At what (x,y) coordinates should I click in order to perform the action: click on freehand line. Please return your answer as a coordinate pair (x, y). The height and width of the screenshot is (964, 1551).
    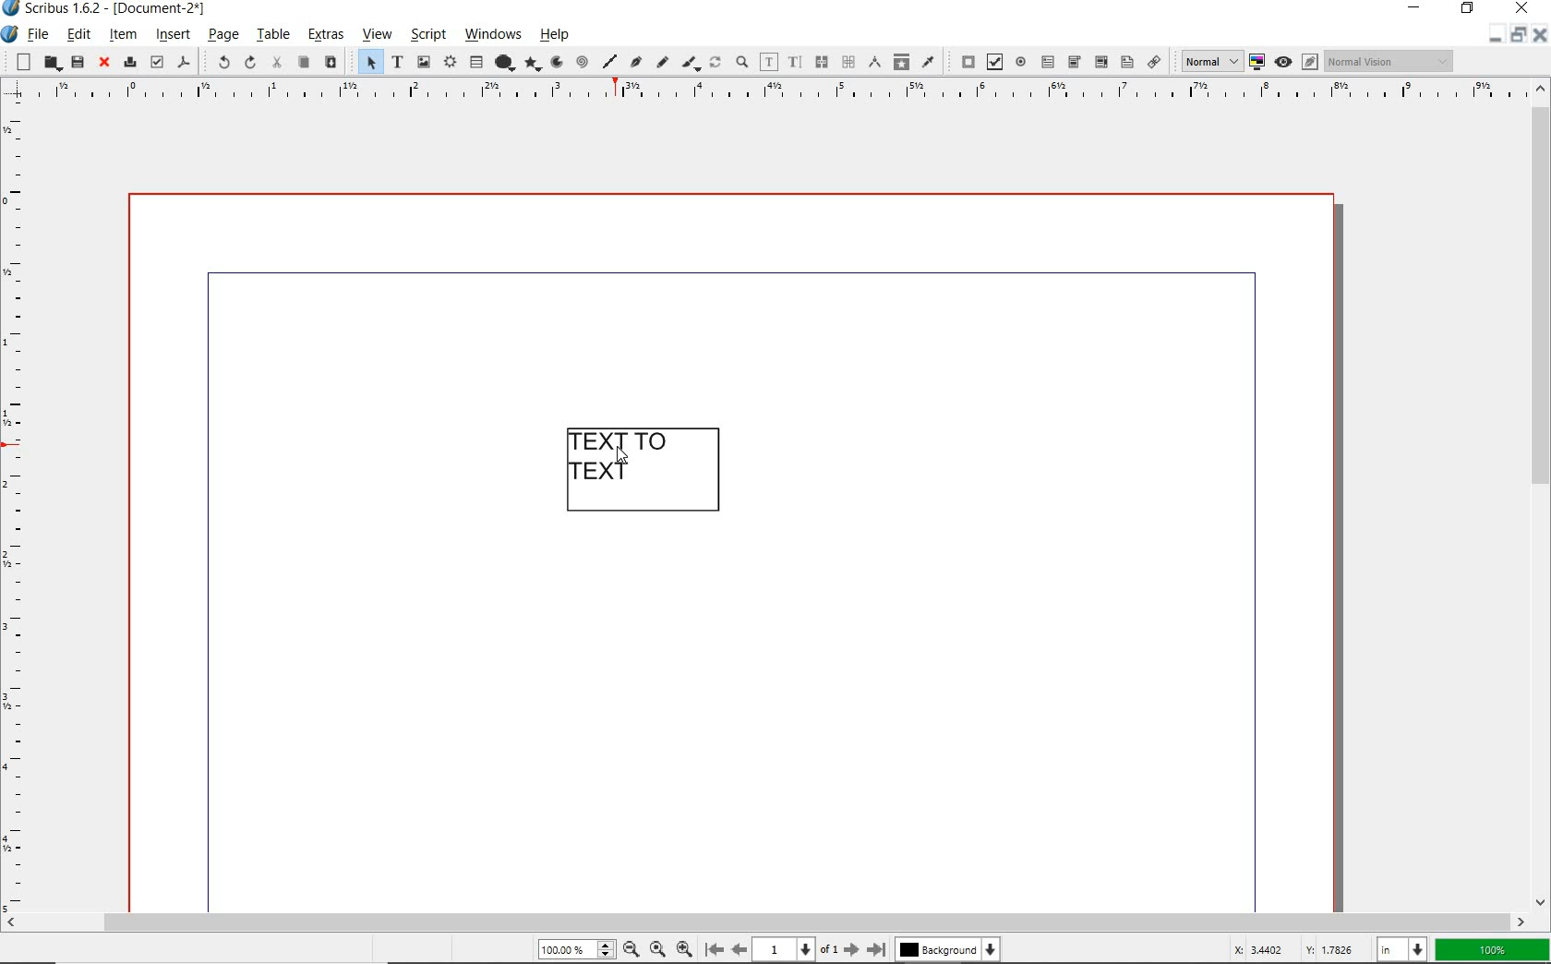
    Looking at the image, I should click on (663, 61).